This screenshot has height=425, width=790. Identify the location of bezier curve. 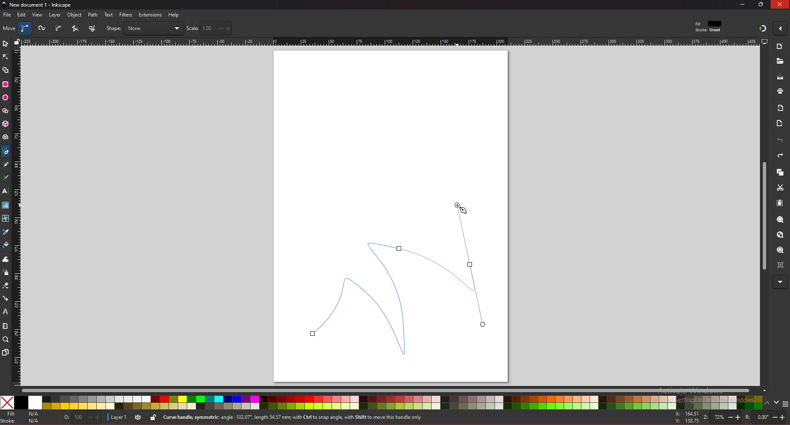
(26, 28).